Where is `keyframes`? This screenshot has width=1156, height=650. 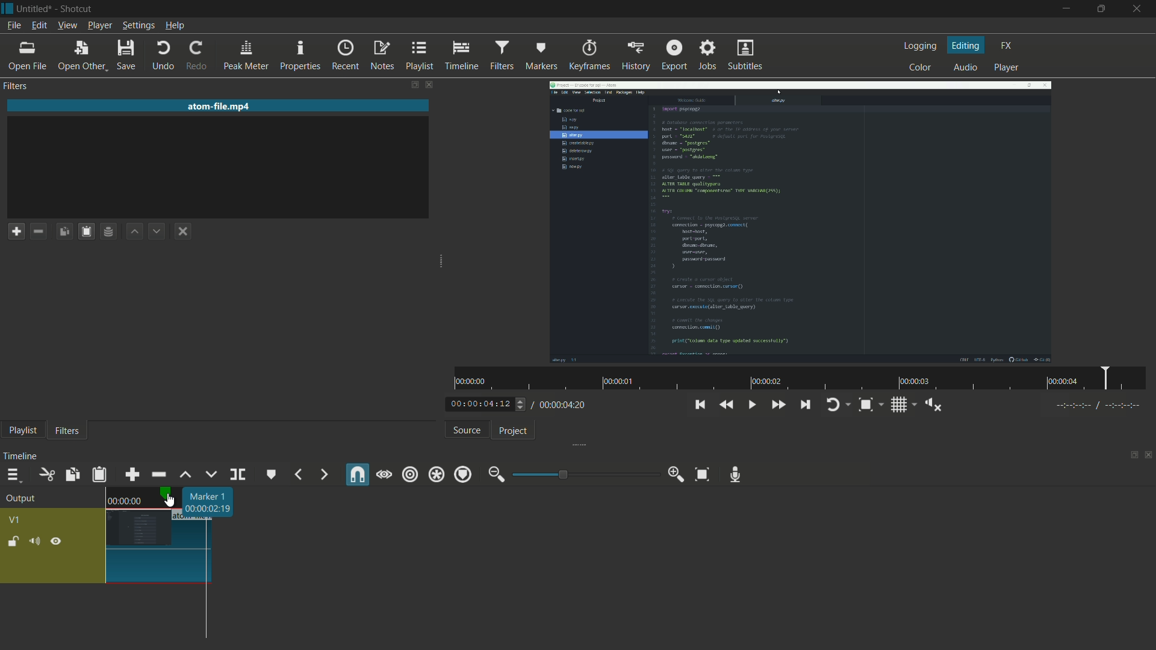 keyframes is located at coordinates (588, 55).